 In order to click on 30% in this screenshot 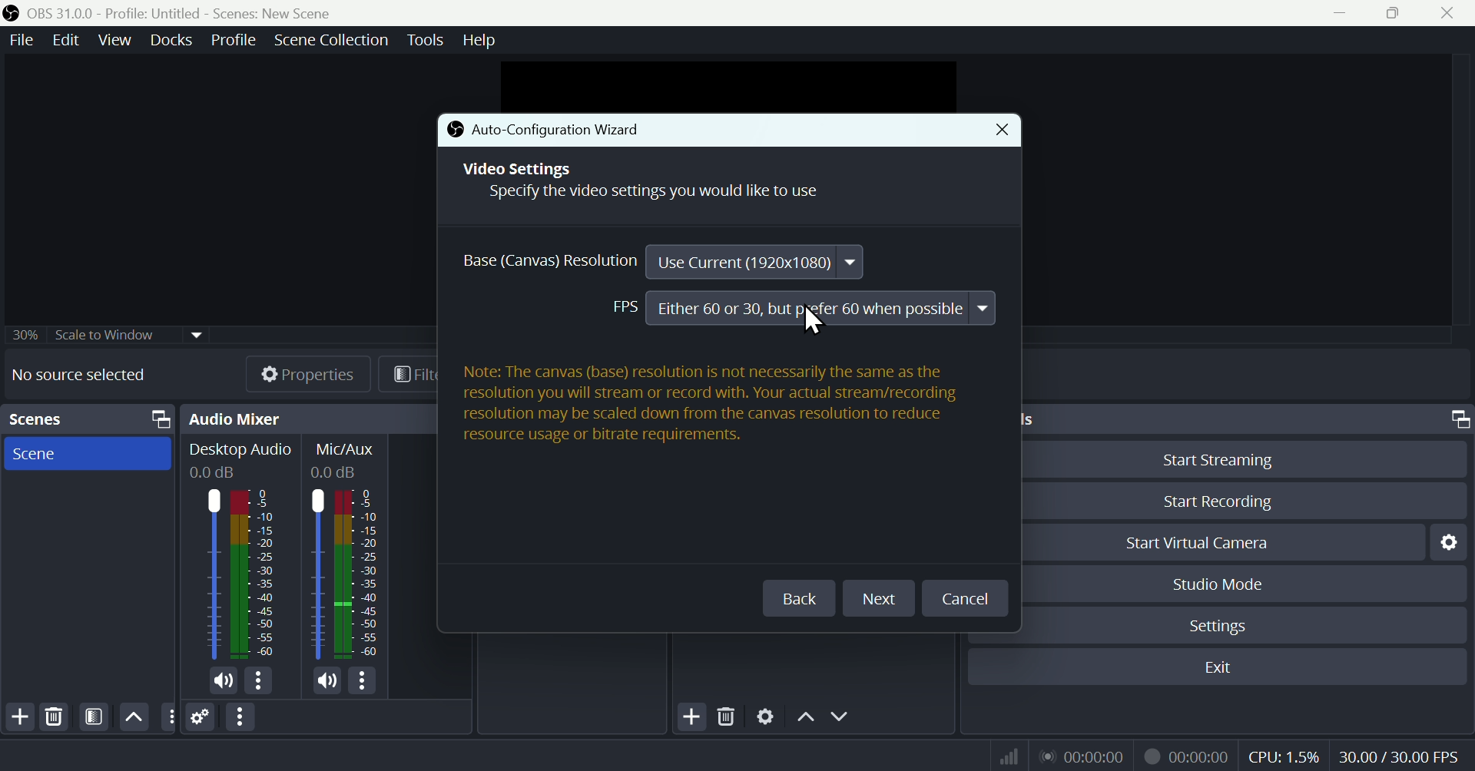, I will do `click(22, 334)`.